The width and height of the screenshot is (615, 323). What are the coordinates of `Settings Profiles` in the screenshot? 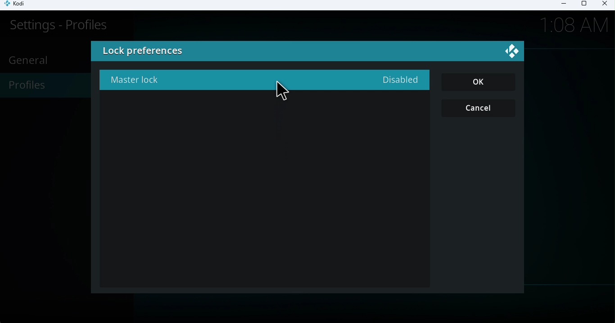 It's located at (57, 25).